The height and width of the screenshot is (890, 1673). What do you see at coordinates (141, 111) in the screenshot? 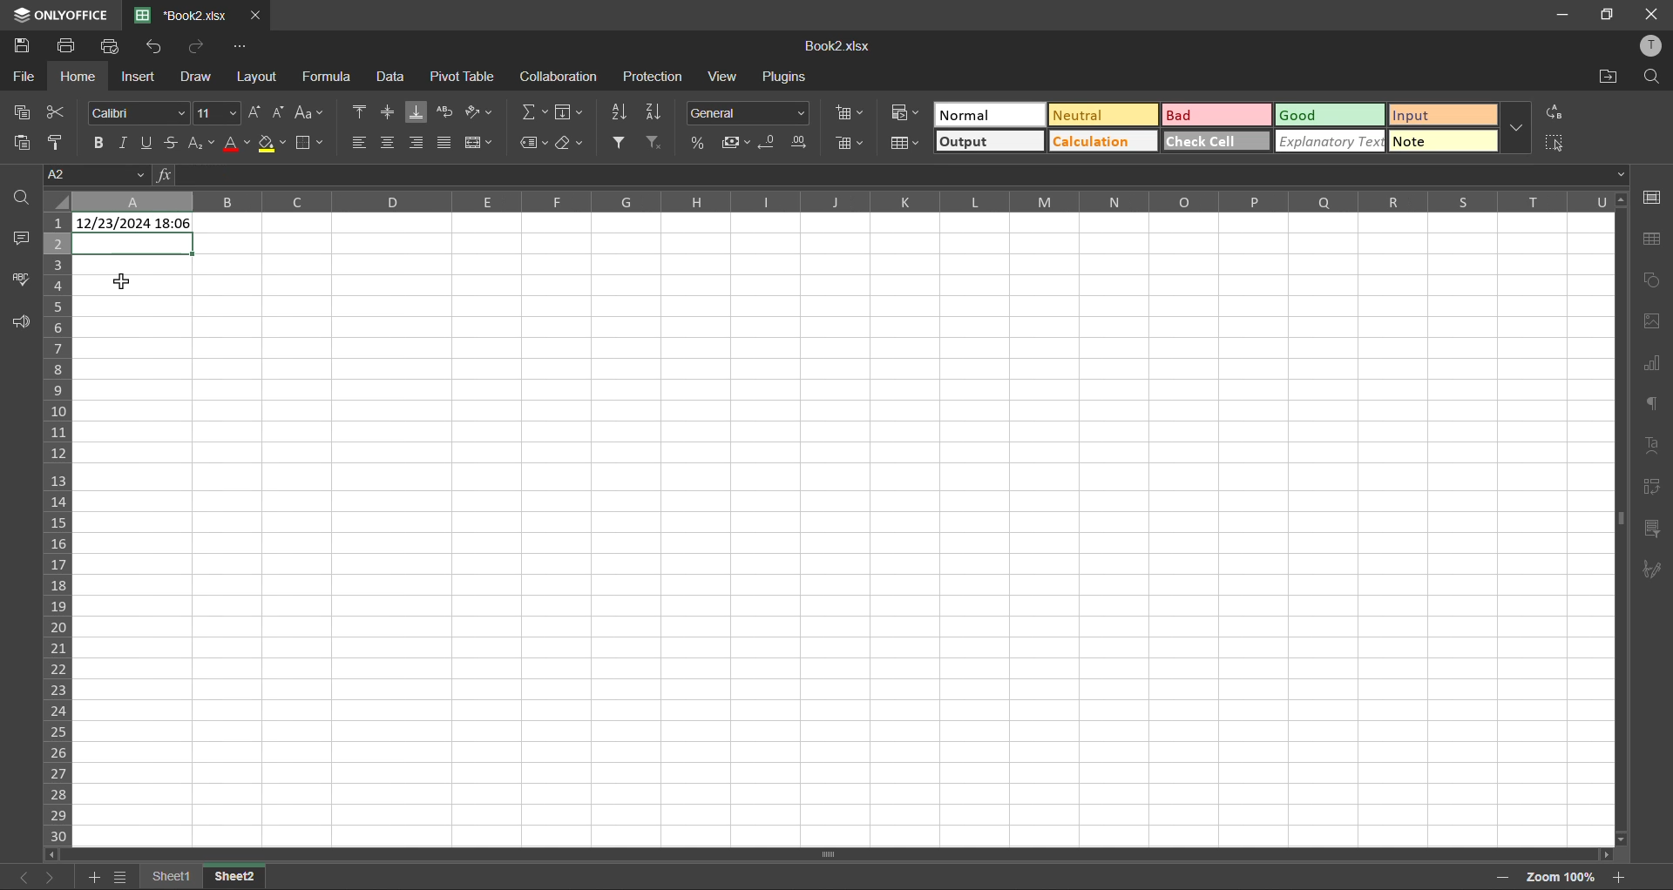
I see `font style` at bounding box center [141, 111].